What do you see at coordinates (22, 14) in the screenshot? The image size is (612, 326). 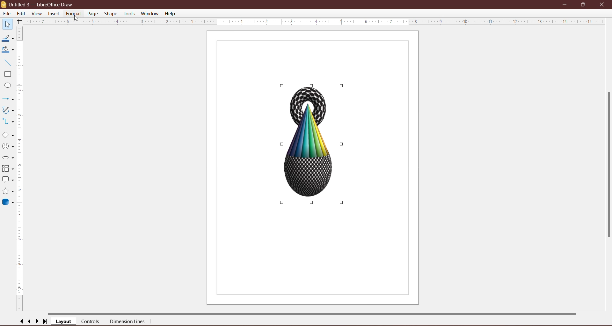 I see `Edit` at bounding box center [22, 14].